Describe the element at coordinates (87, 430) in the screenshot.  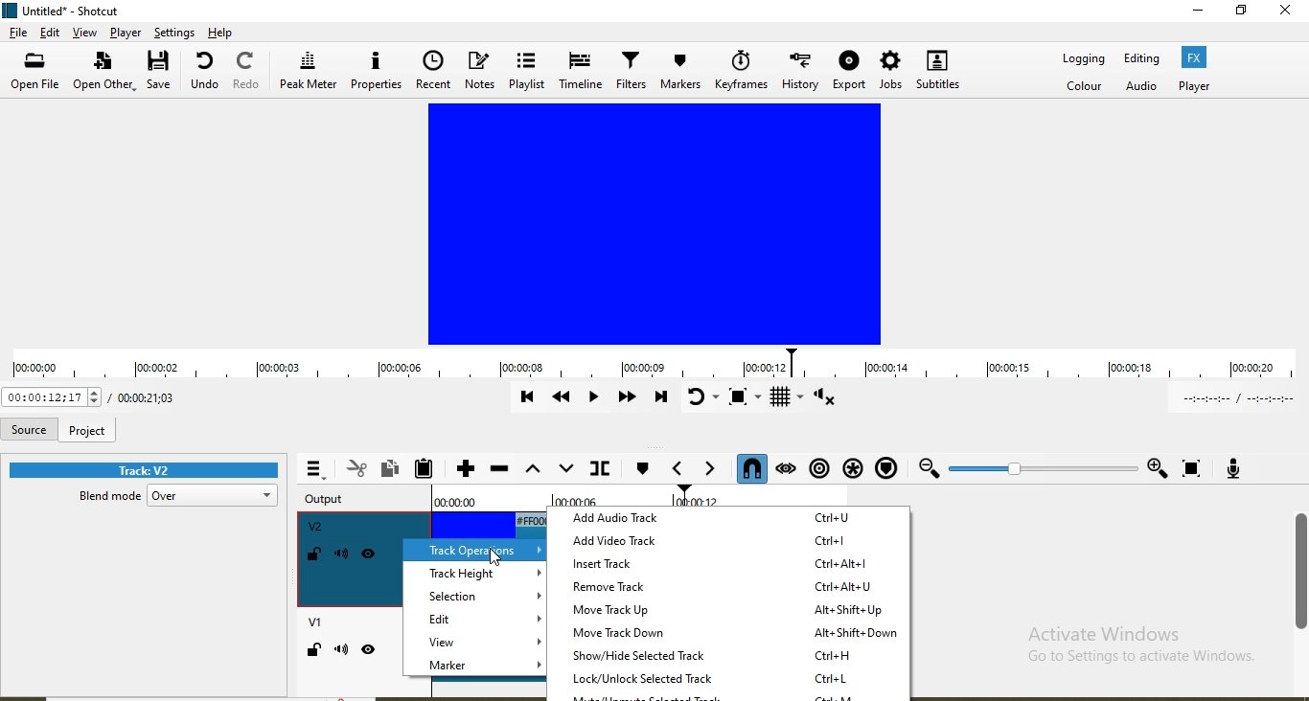
I see `project` at that location.